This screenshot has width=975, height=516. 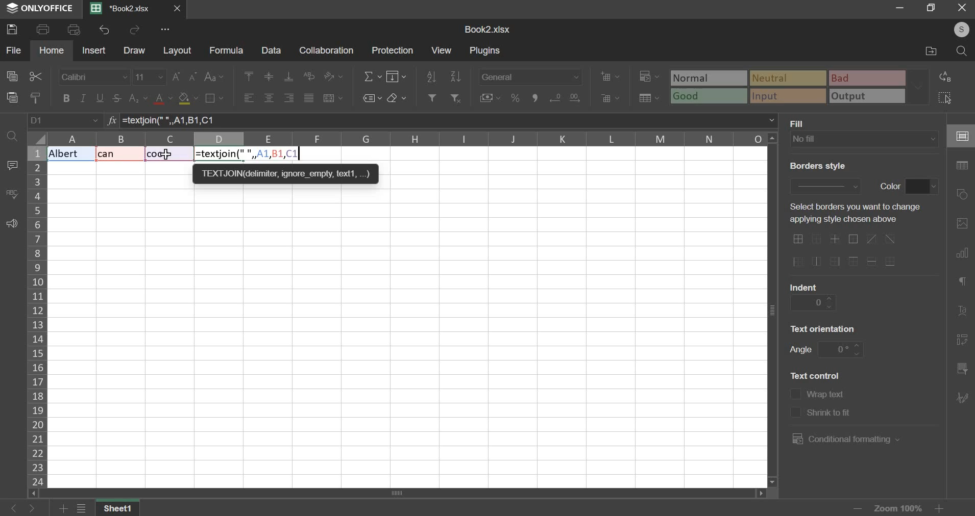 I want to click on print preview, so click(x=75, y=30).